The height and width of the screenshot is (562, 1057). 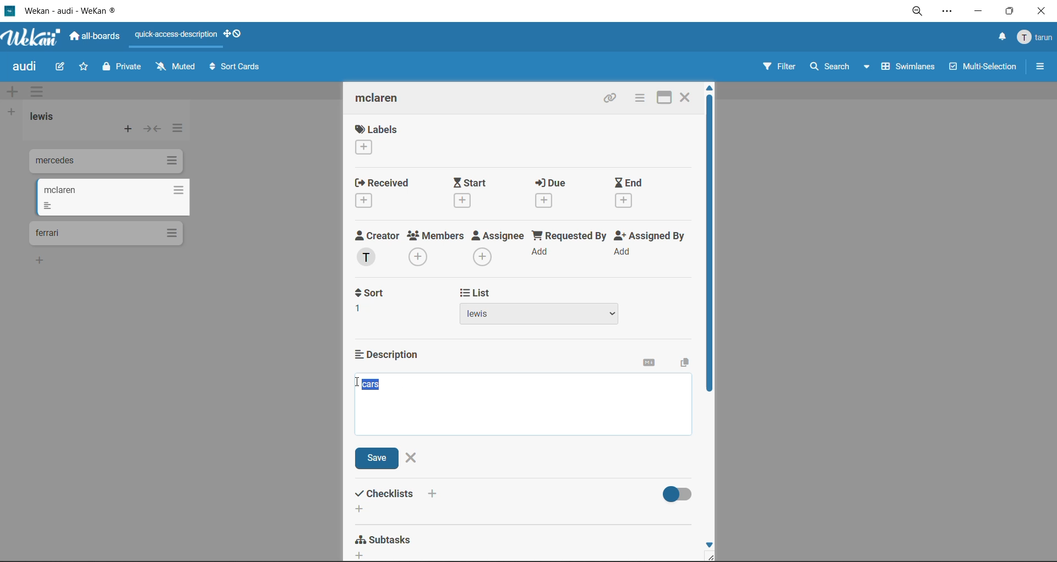 I want to click on board title, so click(x=27, y=67).